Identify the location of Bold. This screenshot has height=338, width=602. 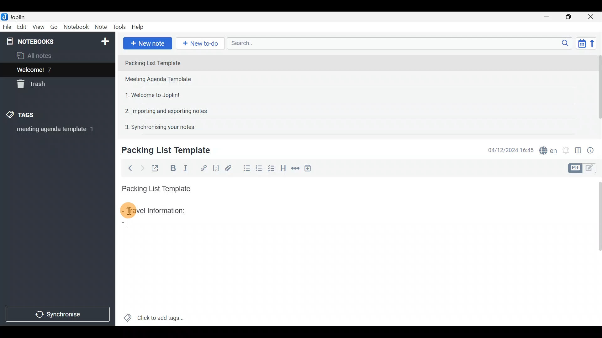
(172, 168).